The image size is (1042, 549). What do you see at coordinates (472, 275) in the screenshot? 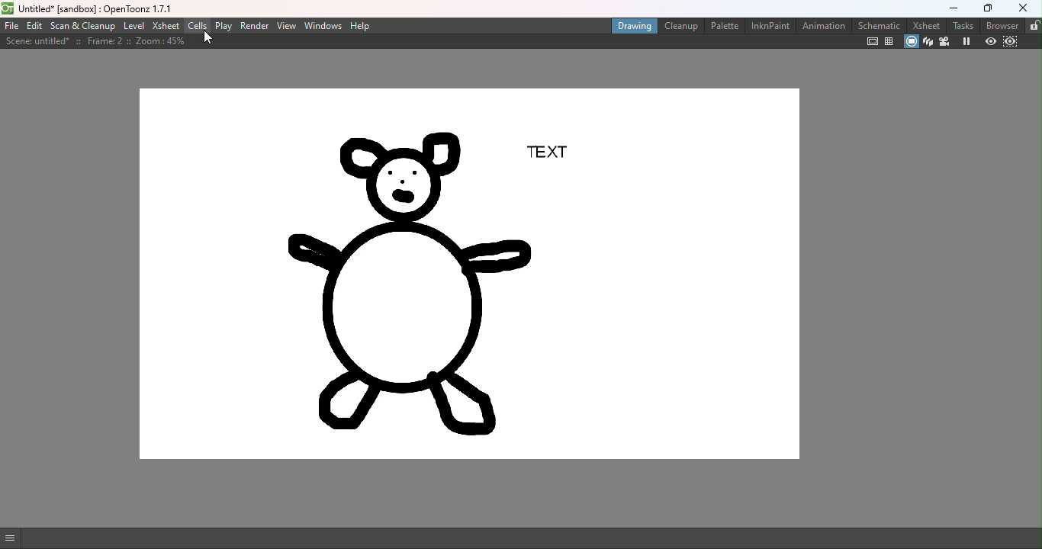
I see `Canvas` at bounding box center [472, 275].